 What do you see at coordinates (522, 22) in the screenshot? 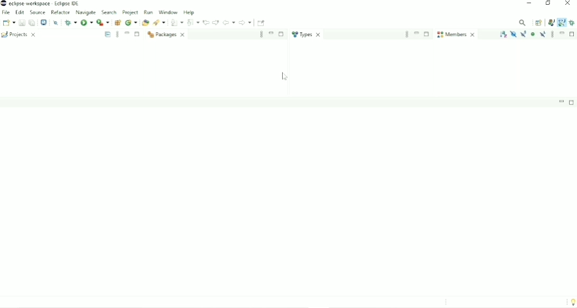
I see `Access commands and other items` at bounding box center [522, 22].